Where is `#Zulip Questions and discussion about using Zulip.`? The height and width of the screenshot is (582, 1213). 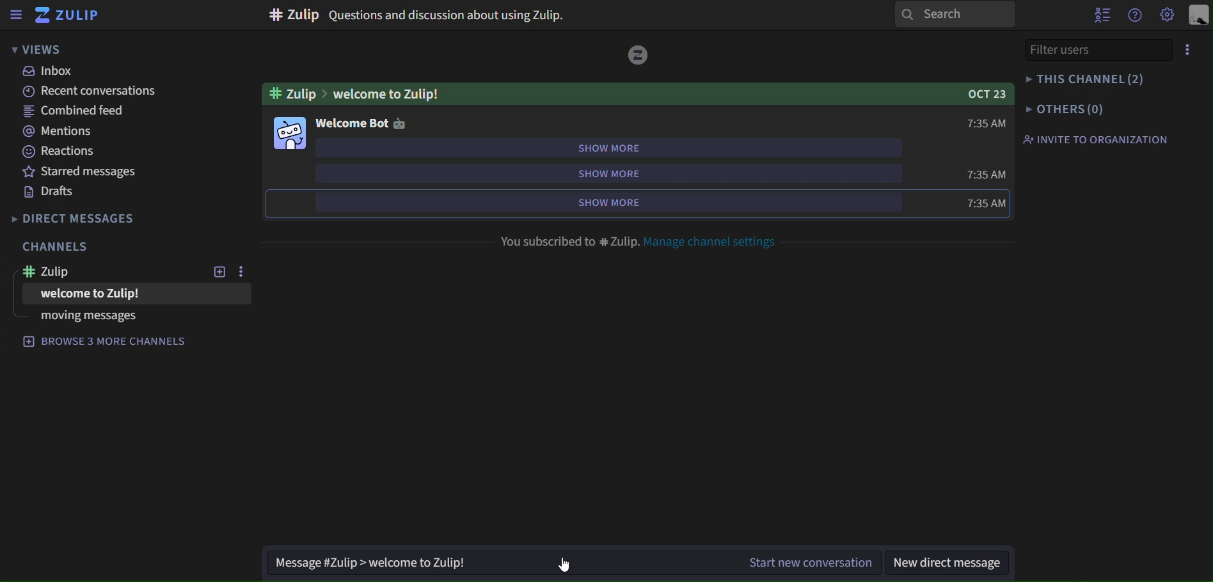
#Zulip Questions and discussion about using Zulip. is located at coordinates (420, 16).